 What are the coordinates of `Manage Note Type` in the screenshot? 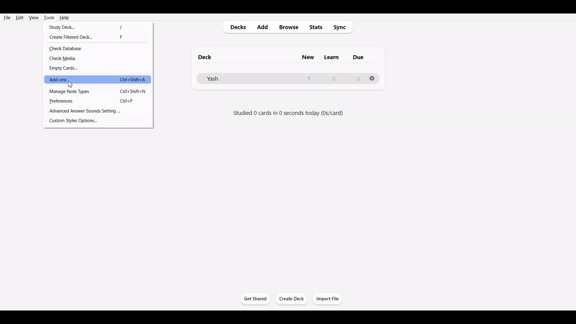 It's located at (98, 90).